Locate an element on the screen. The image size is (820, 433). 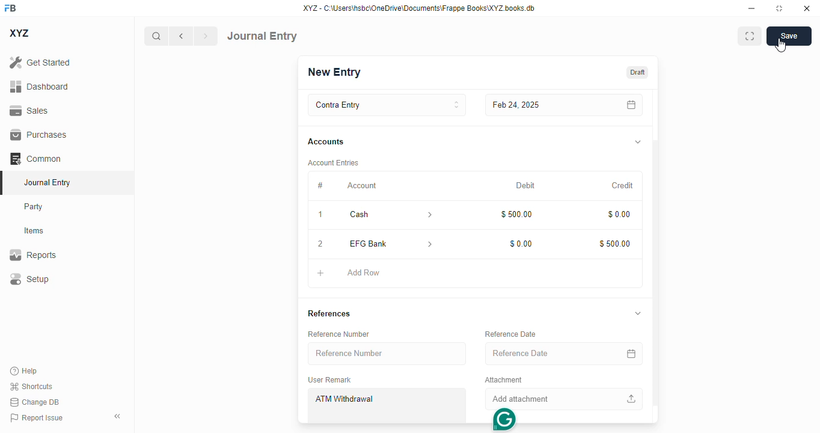
cash  is located at coordinates (373, 215).